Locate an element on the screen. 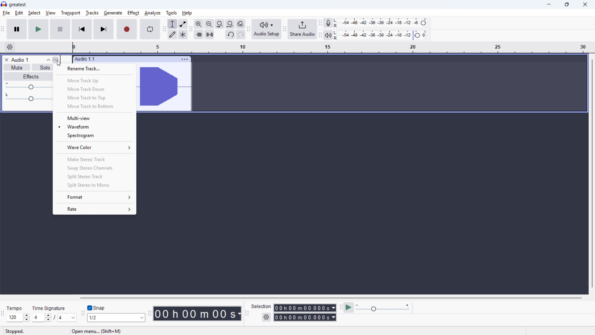  recording meter is located at coordinates (328, 23).